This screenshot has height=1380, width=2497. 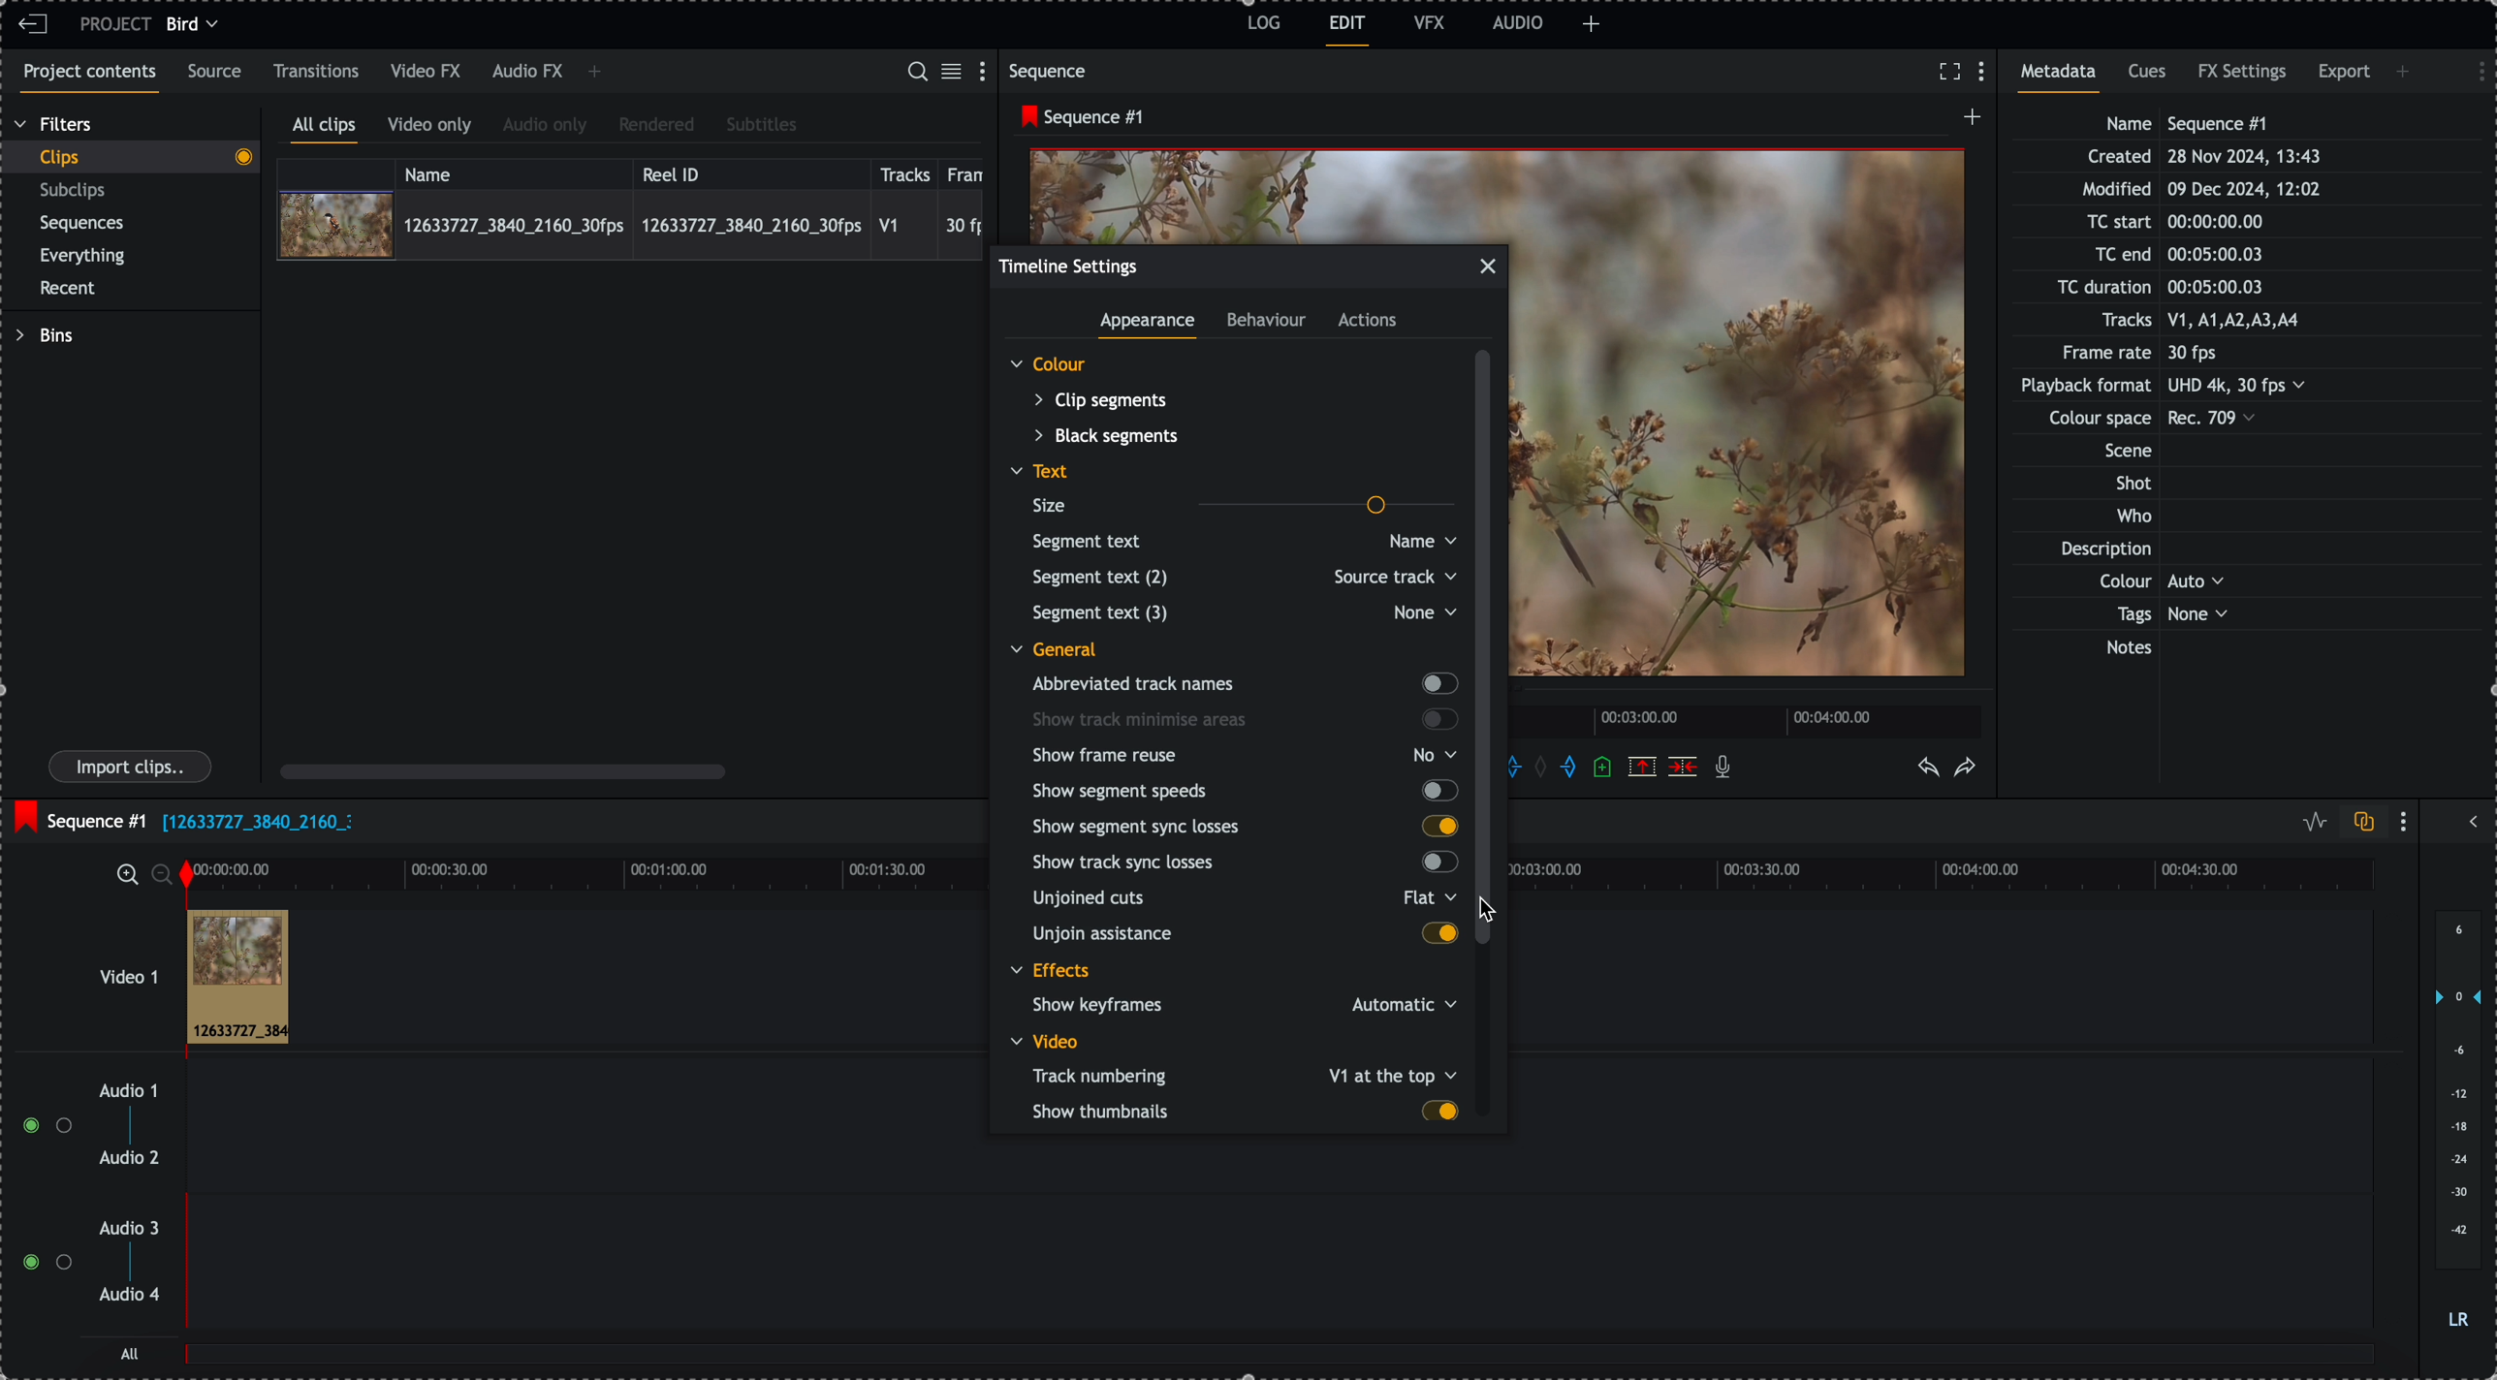 I want to click on , so click(x=79, y=258).